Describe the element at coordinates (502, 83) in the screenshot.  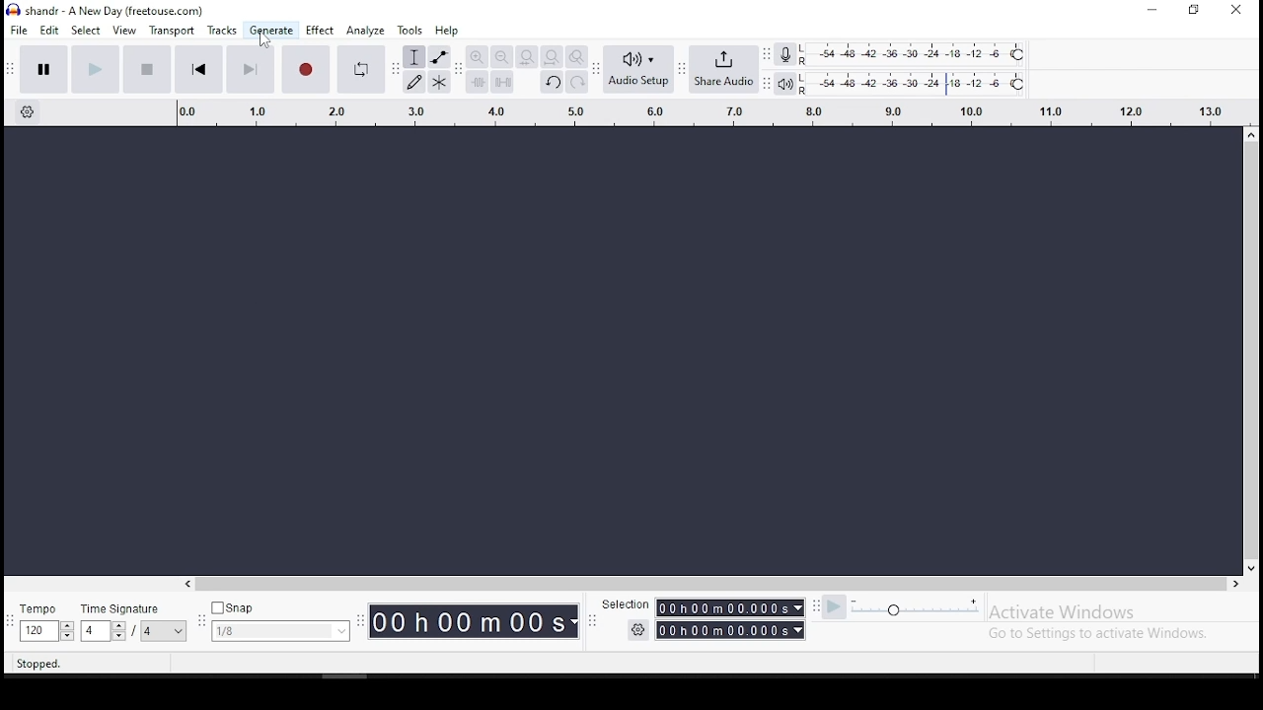
I see `silence audio signal` at that location.